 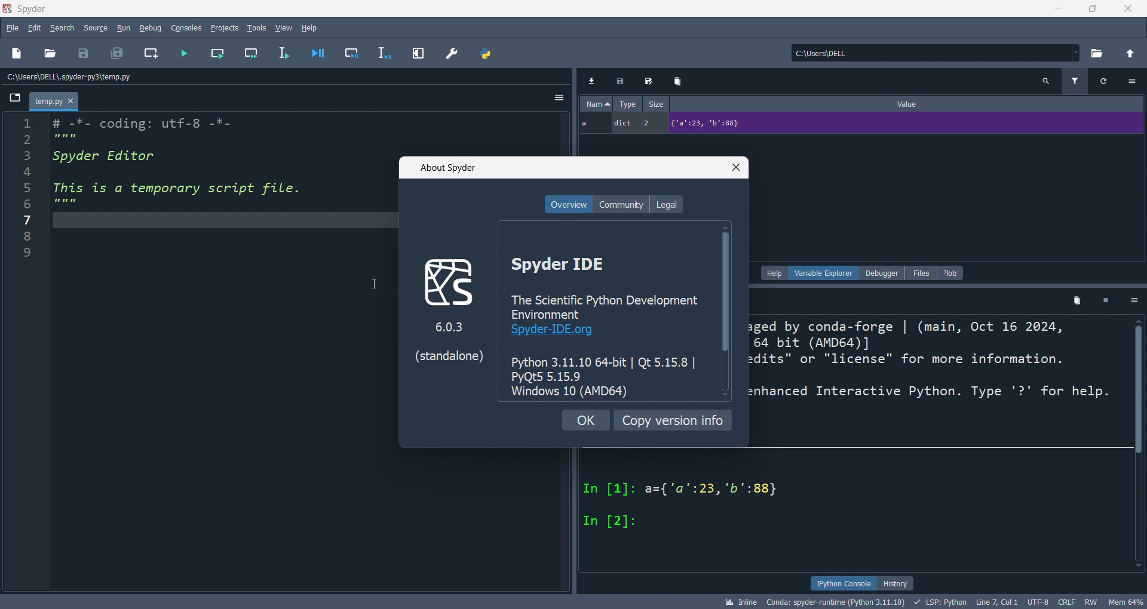 What do you see at coordinates (96, 28) in the screenshot?
I see `source` at bounding box center [96, 28].